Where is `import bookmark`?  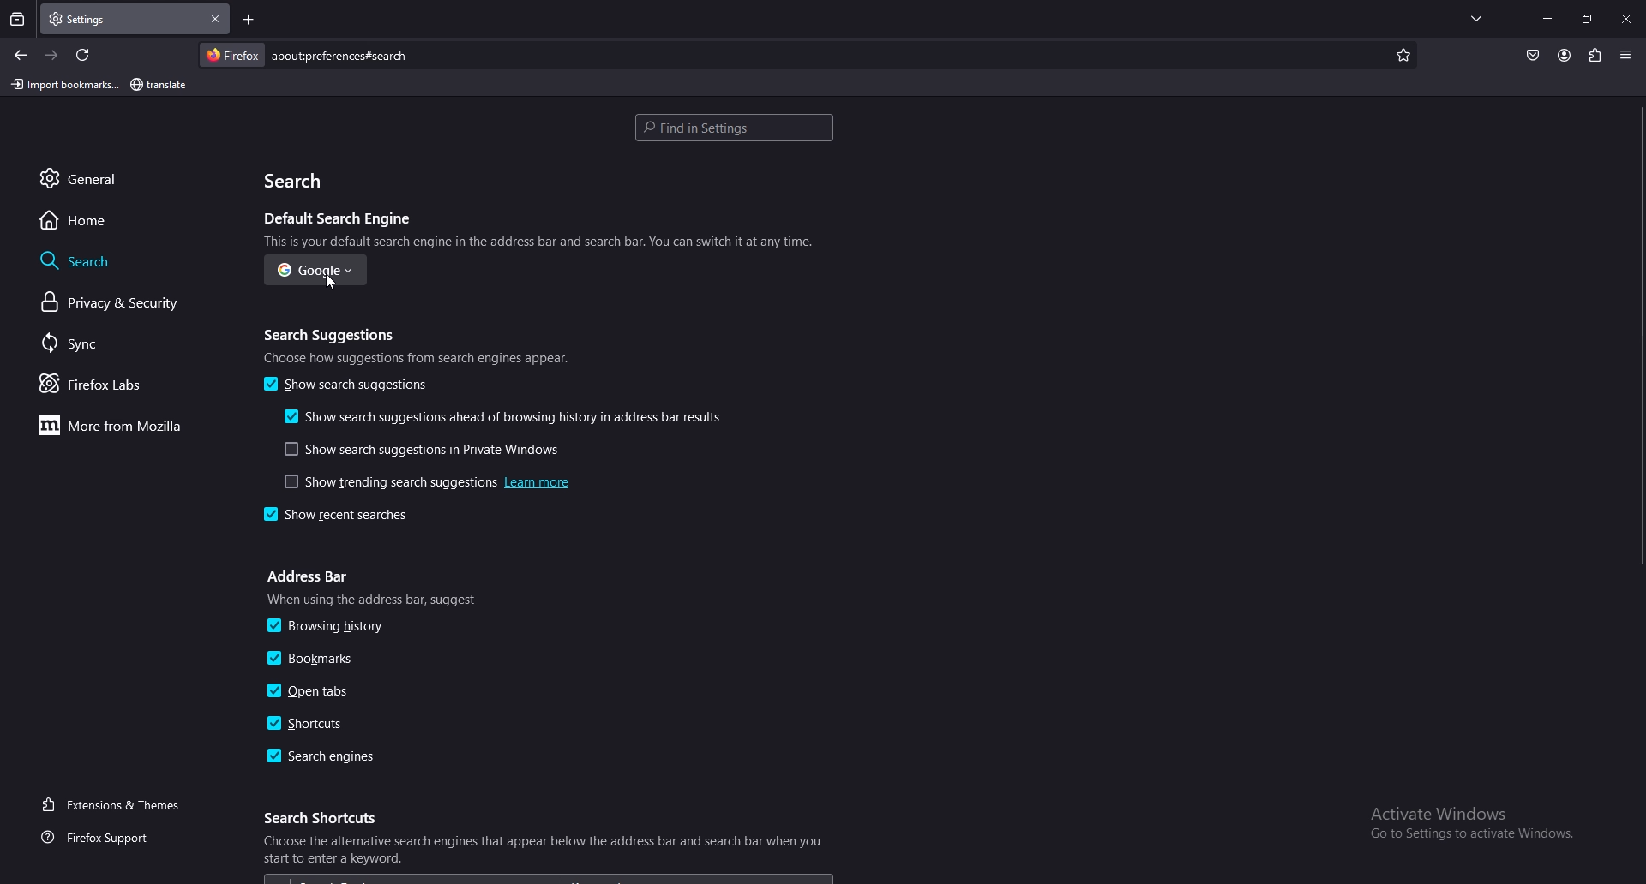 import bookmark is located at coordinates (63, 84).